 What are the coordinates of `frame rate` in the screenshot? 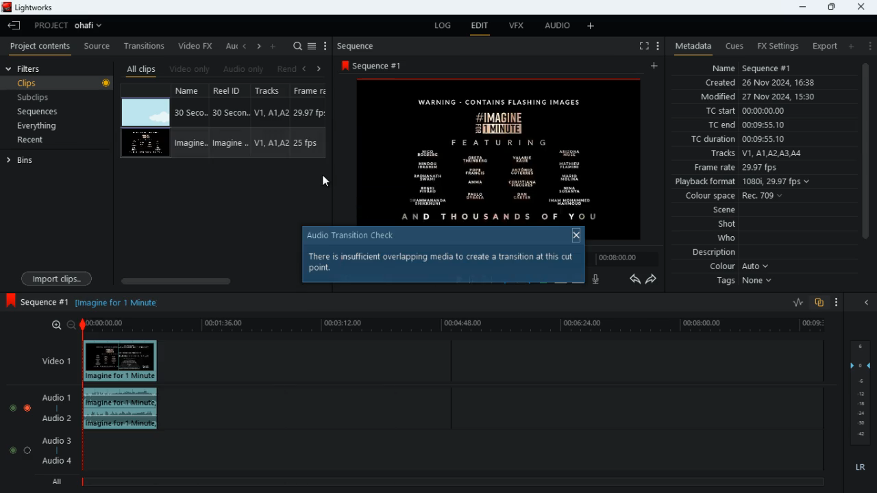 It's located at (756, 168).